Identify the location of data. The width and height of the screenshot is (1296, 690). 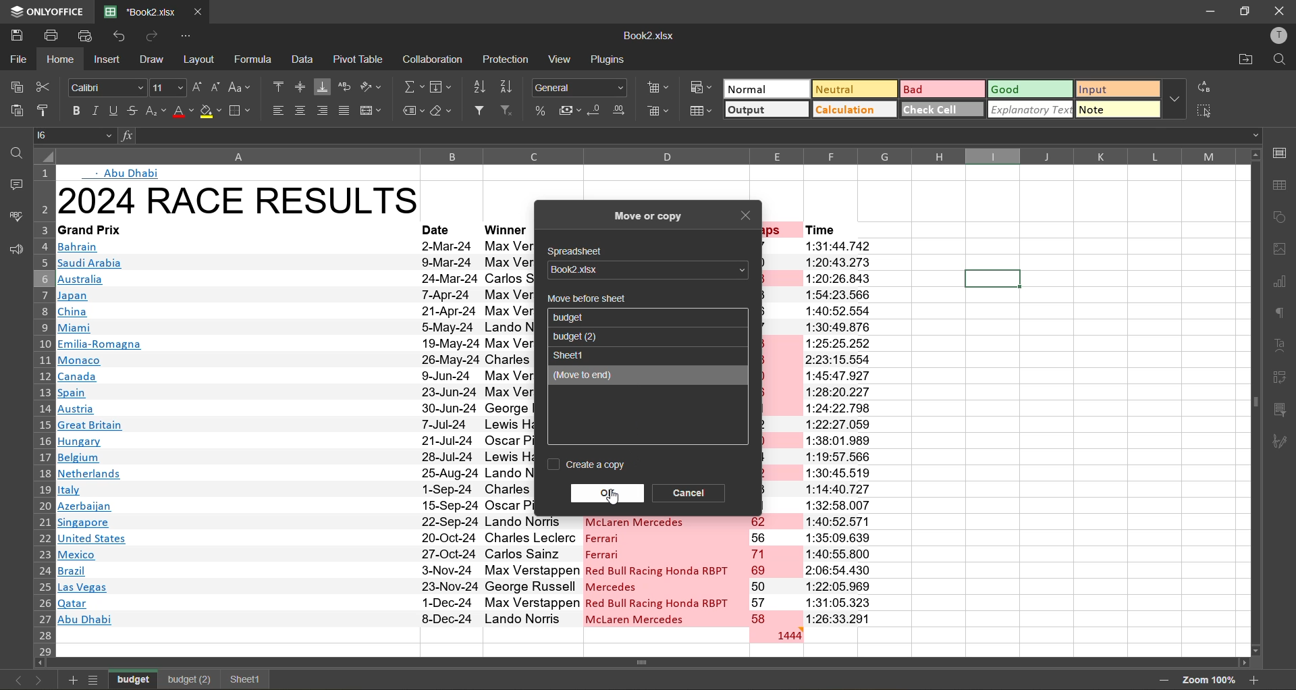
(304, 60).